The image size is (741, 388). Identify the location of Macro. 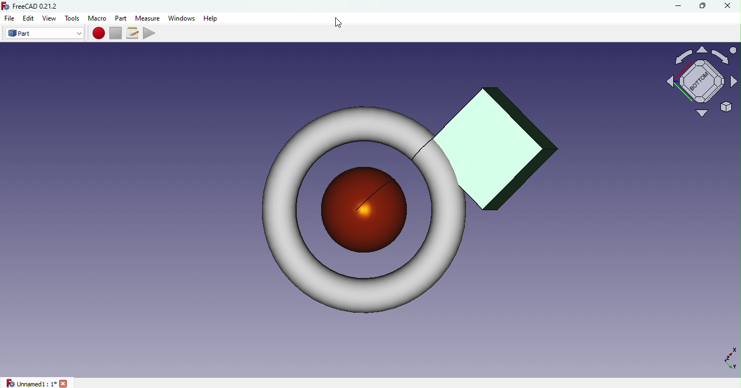
(98, 18).